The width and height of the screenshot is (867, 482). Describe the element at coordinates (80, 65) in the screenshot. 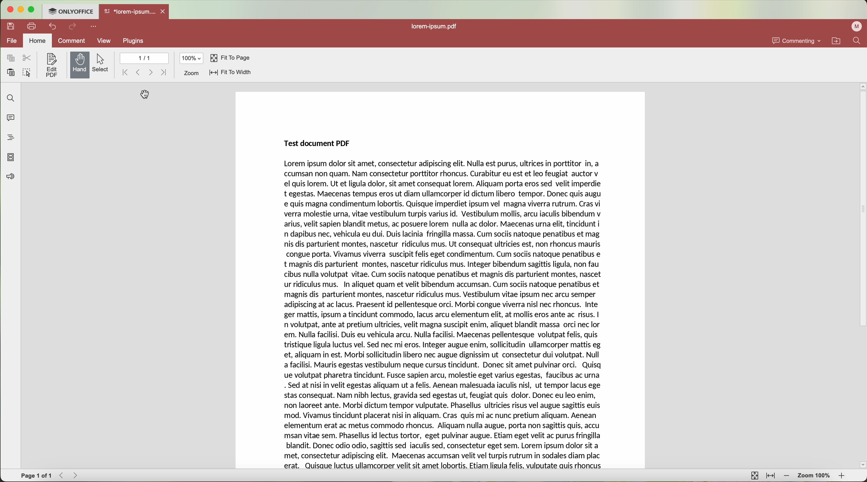

I see `hand` at that location.